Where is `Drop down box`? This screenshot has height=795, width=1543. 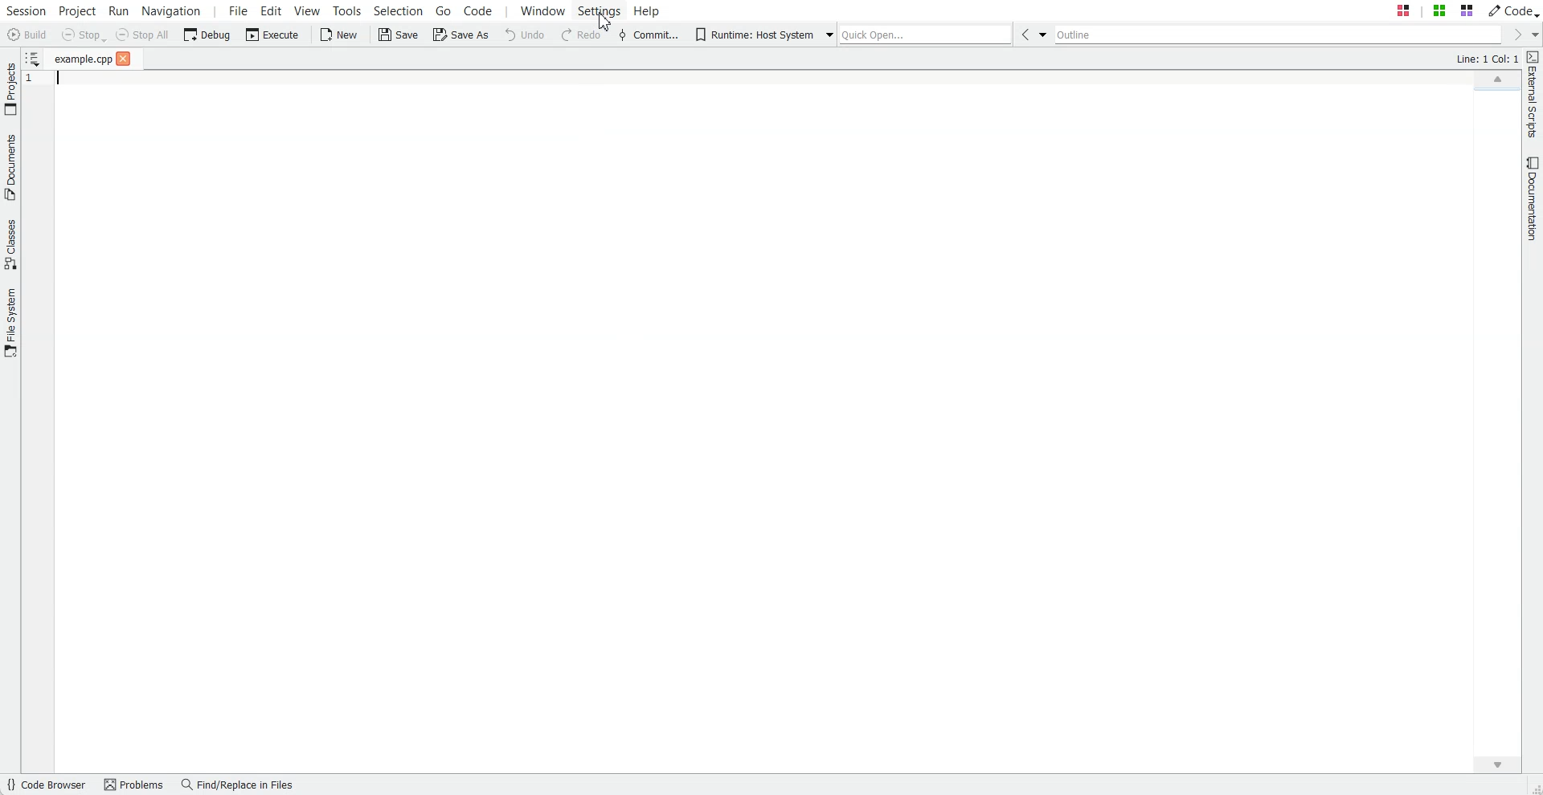 Drop down box is located at coordinates (1533, 35).